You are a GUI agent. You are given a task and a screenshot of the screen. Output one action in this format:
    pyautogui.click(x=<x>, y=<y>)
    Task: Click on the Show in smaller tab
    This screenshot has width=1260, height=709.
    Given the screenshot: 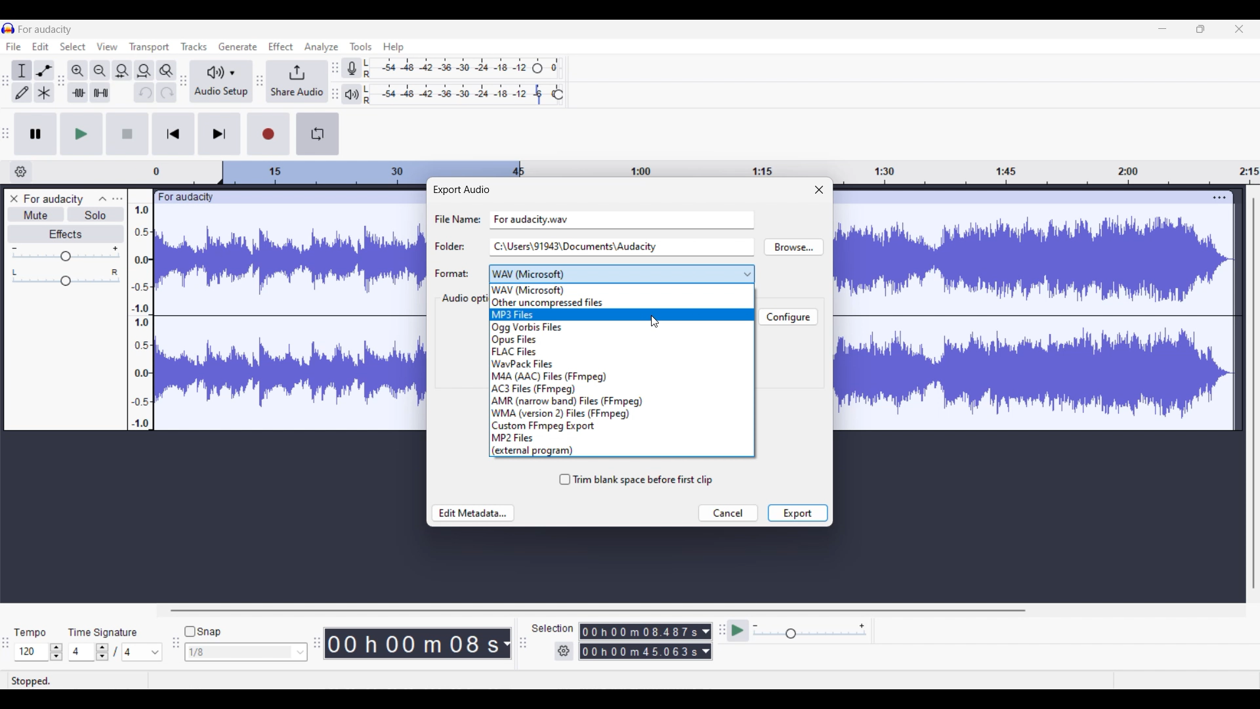 What is the action you would take?
    pyautogui.click(x=1200, y=29)
    